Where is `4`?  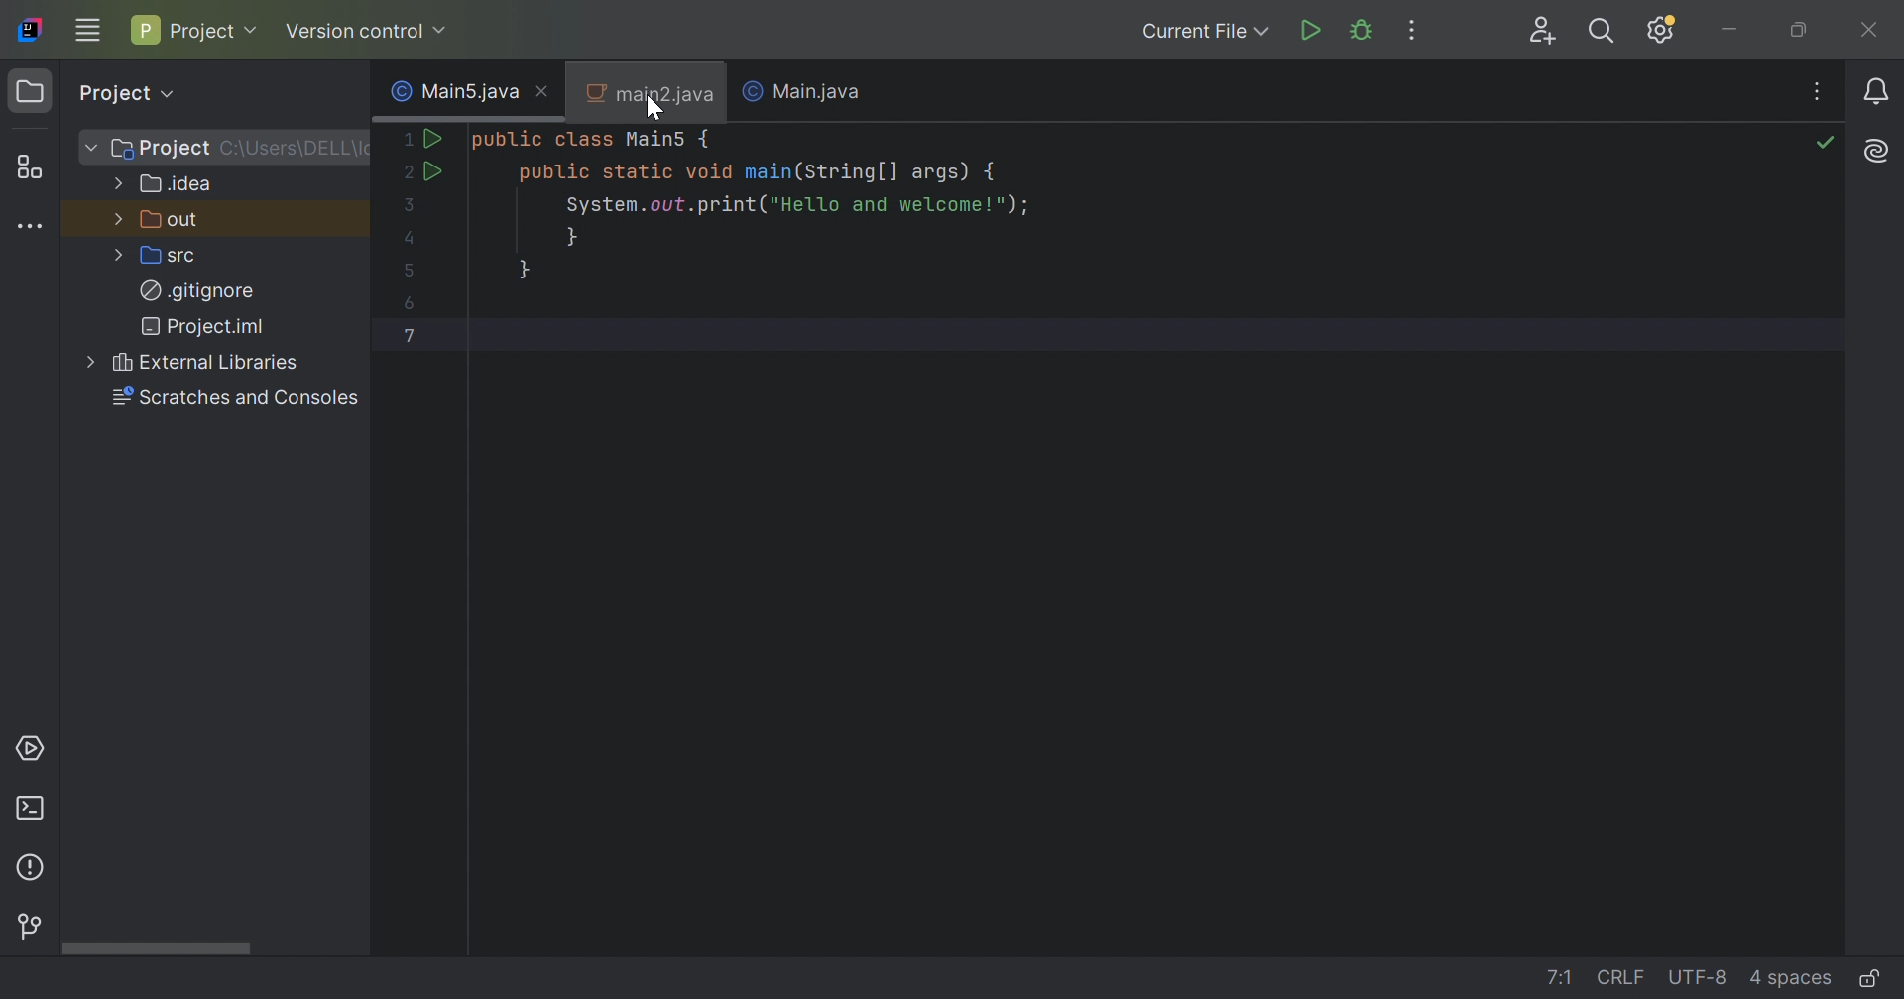 4 is located at coordinates (408, 237).